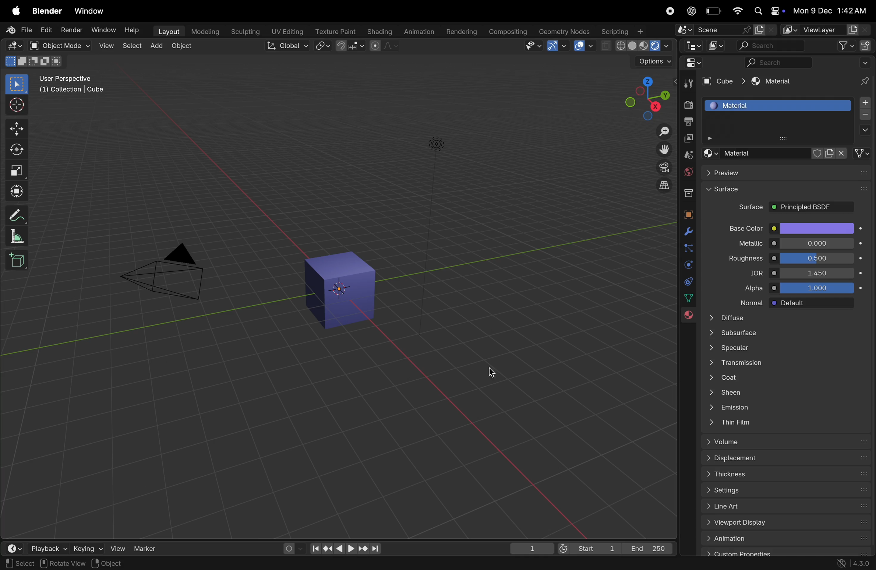  Describe the element at coordinates (831, 10) in the screenshot. I see `date and time` at that location.